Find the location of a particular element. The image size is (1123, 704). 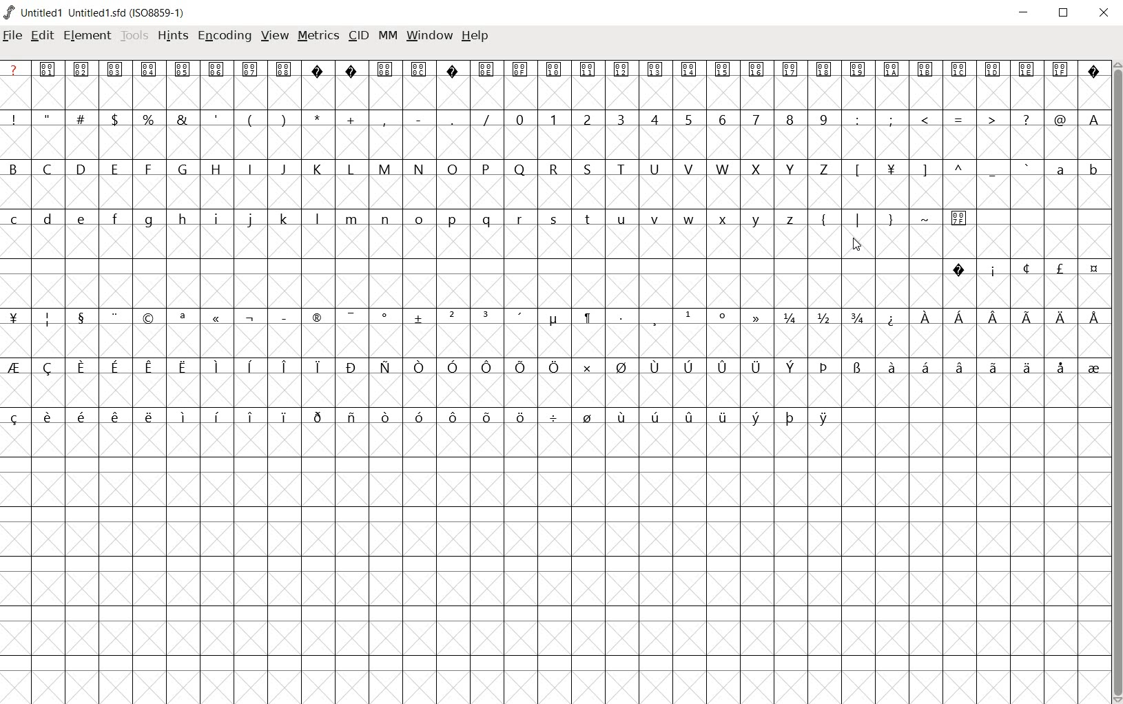

close is located at coordinates (1105, 14).